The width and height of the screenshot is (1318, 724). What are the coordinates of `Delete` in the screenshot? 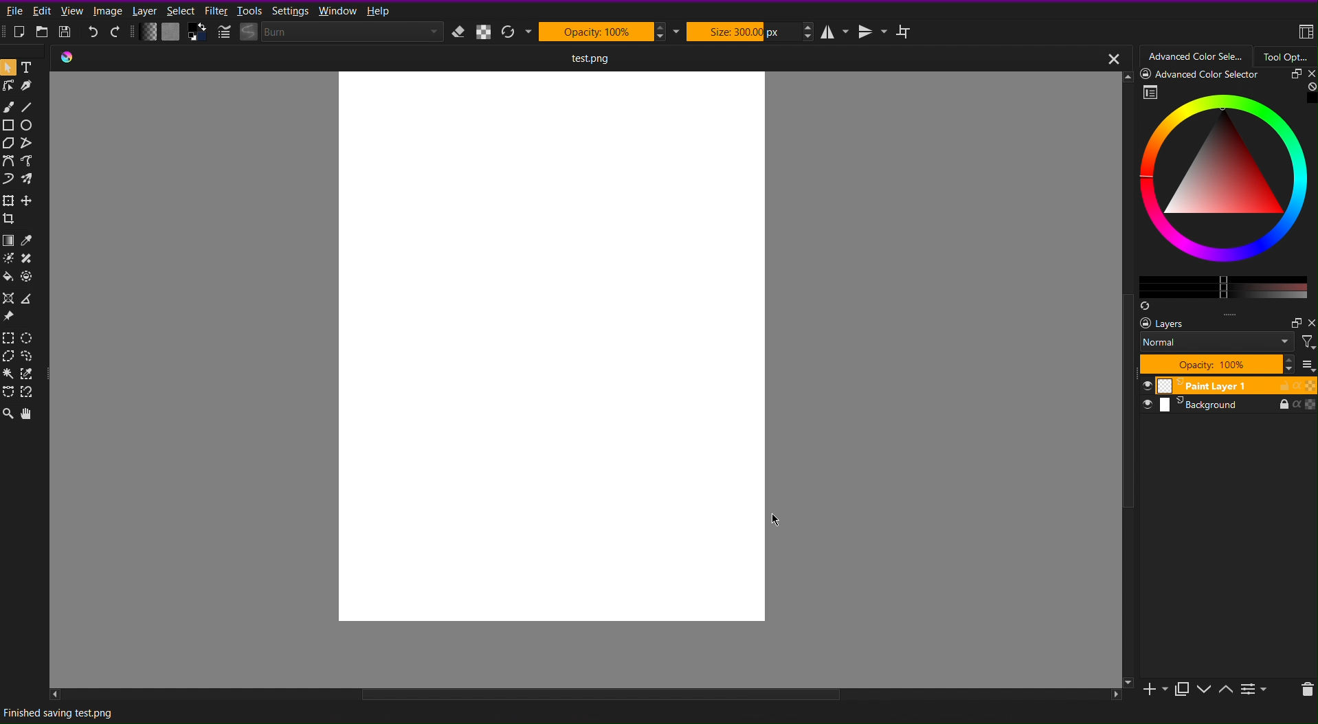 It's located at (1304, 688).